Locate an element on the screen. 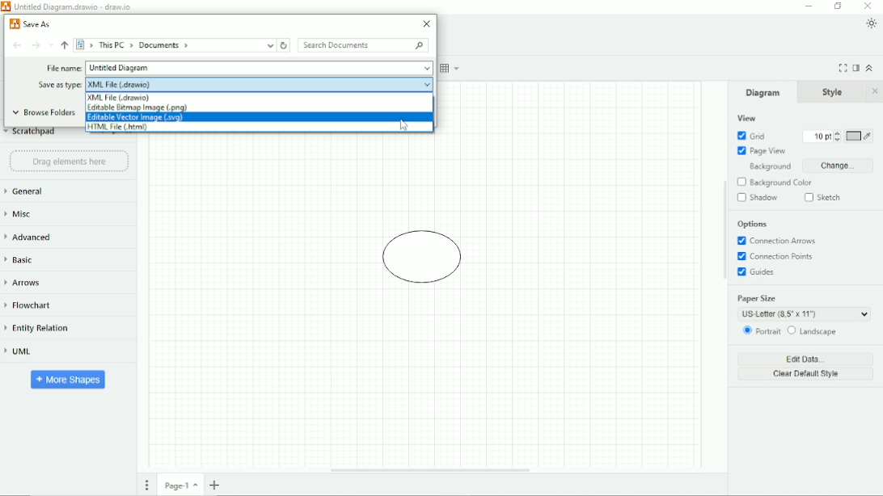 Image resolution: width=883 pixels, height=496 pixels. Connection Points is located at coordinates (779, 256).